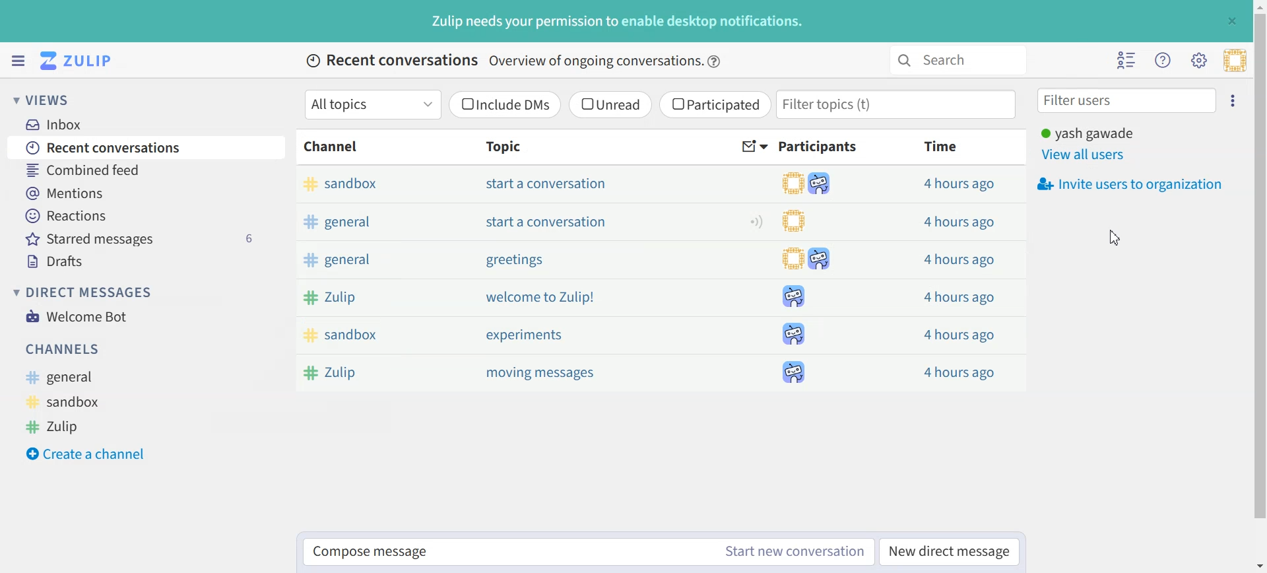 This screenshot has width=1267, height=573. What do you see at coordinates (384, 261) in the screenshot?
I see `#general` at bounding box center [384, 261].